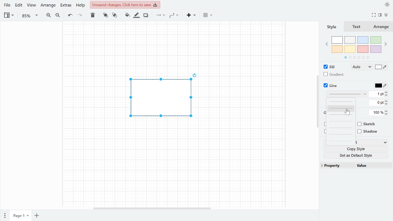  I want to click on Decrease perimeter, so click(387, 104).